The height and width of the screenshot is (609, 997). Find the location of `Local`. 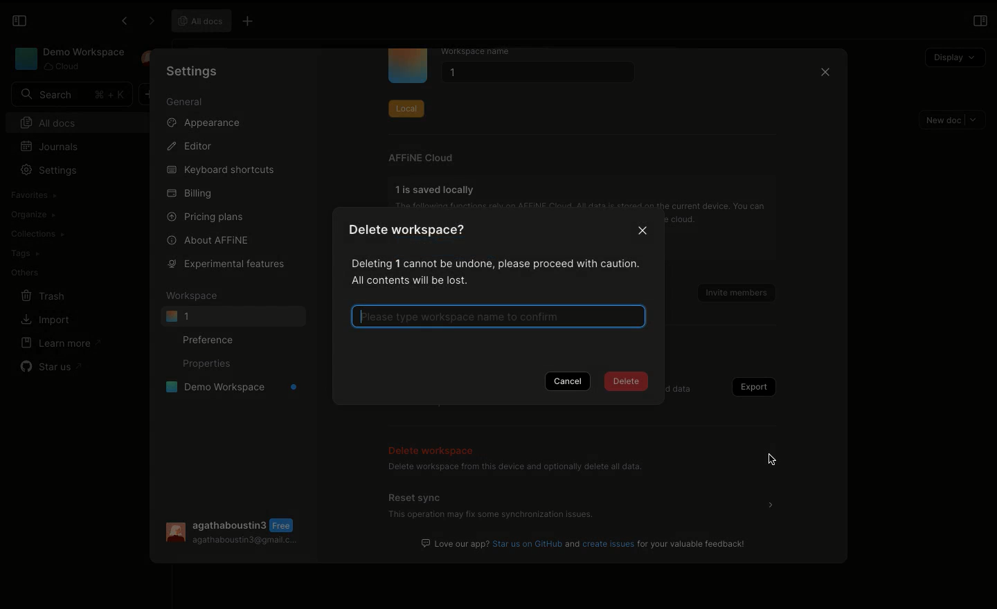

Local is located at coordinates (406, 106).